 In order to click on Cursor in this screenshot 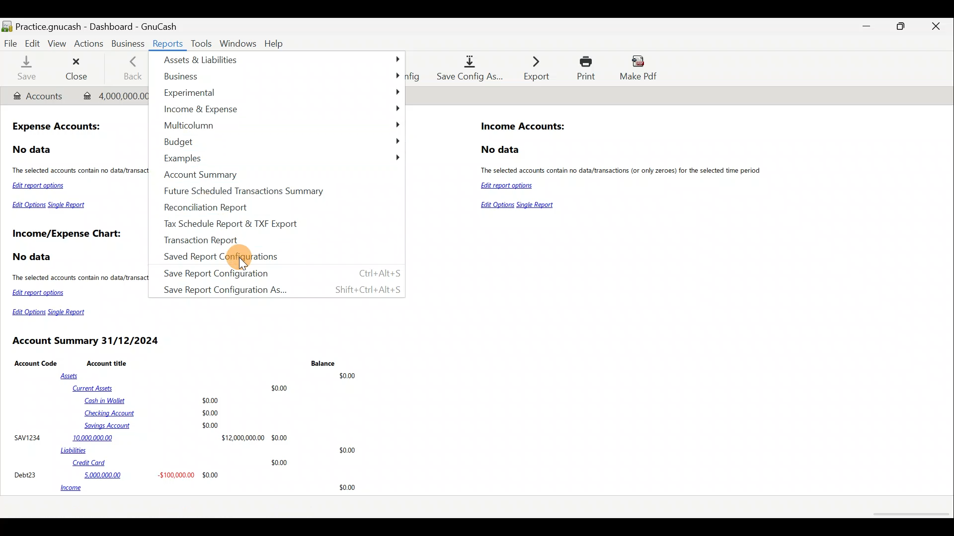, I will do `click(245, 258)`.